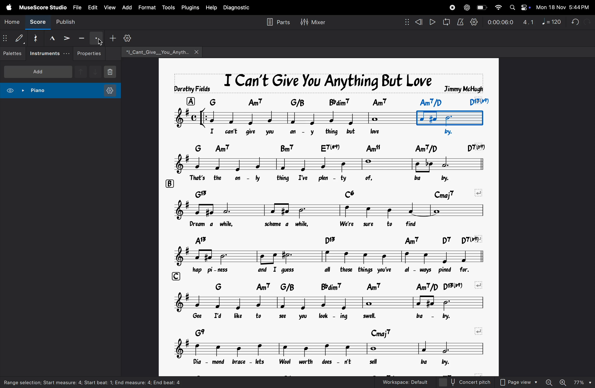 The image size is (595, 388). What do you see at coordinates (128, 7) in the screenshot?
I see `add` at bounding box center [128, 7].